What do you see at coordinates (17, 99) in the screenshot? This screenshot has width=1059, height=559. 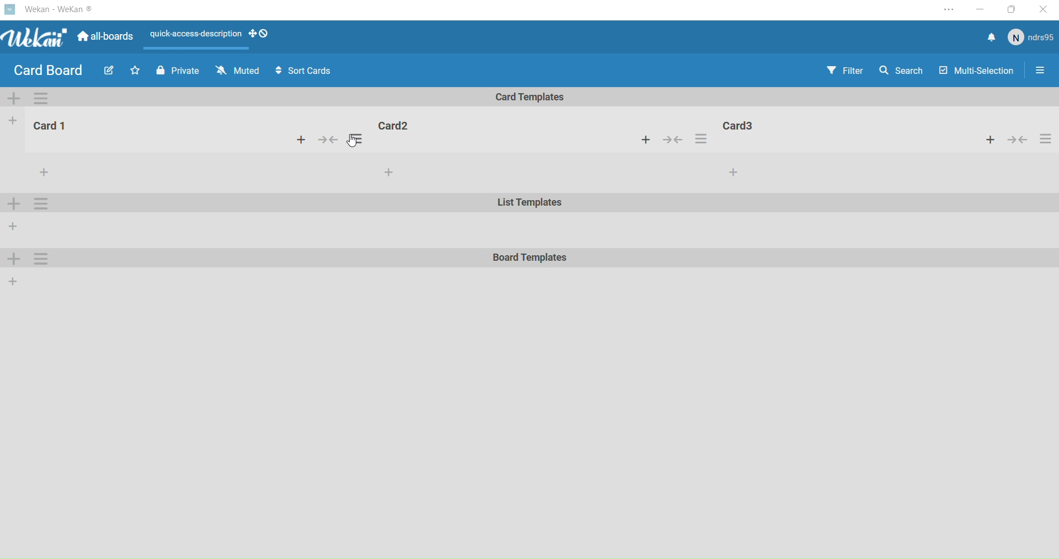 I see `add` at bounding box center [17, 99].